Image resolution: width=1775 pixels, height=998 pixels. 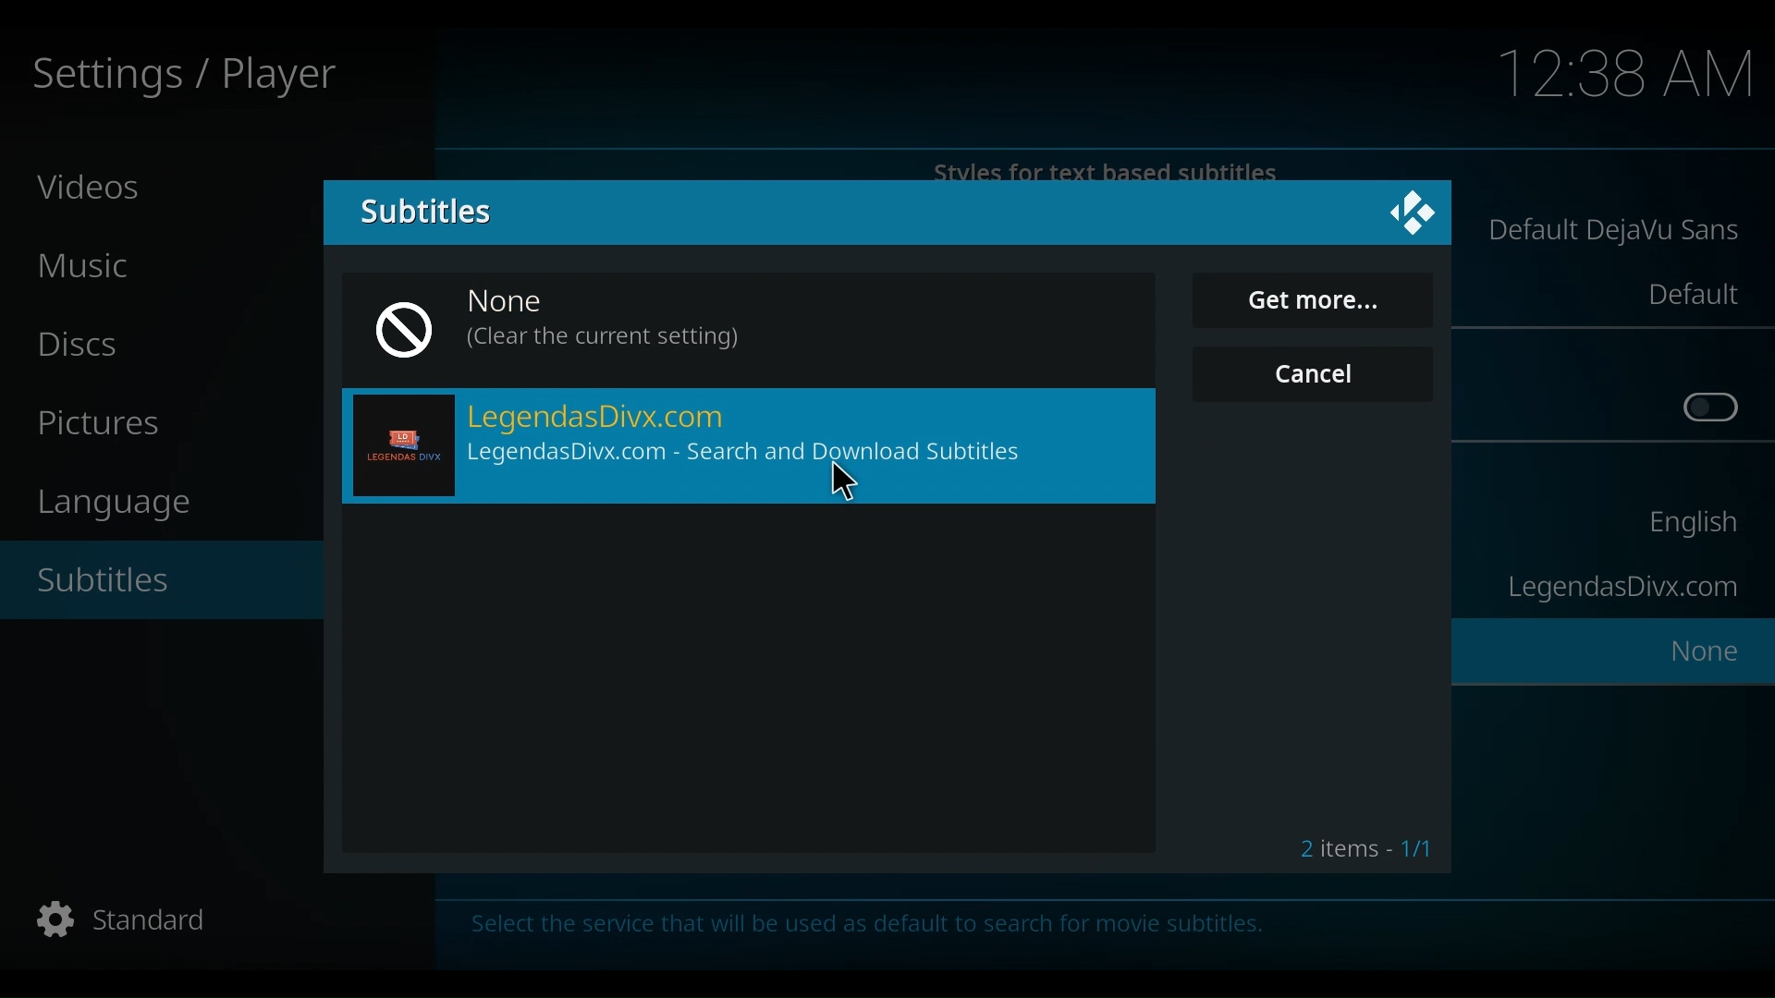 I want to click on Pictures, so click(x=107, y=425).